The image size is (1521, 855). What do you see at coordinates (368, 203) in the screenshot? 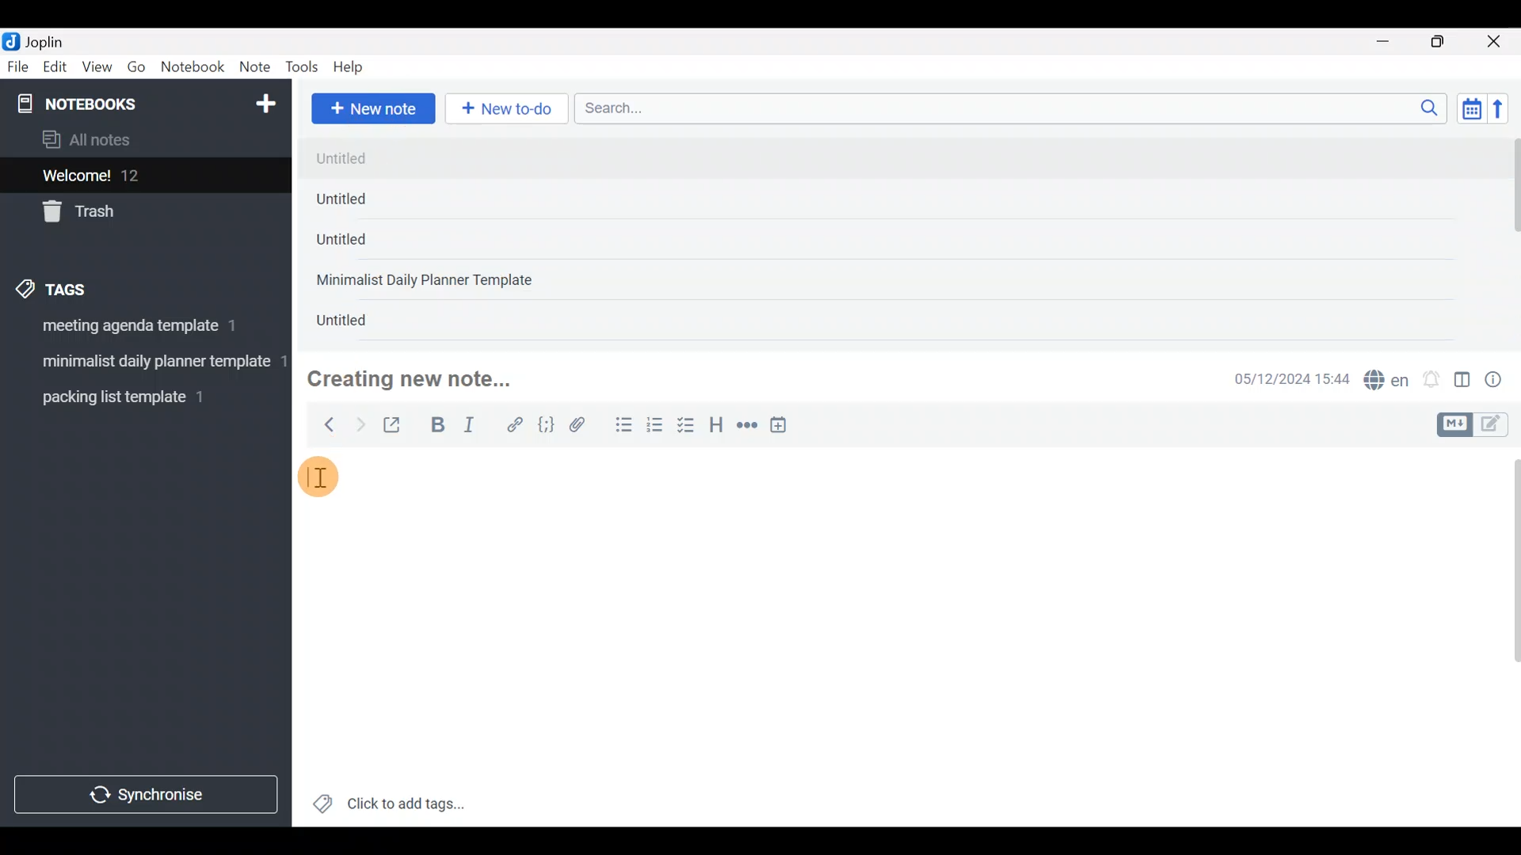
I see `Untitled` at bounding box center [368, 203].